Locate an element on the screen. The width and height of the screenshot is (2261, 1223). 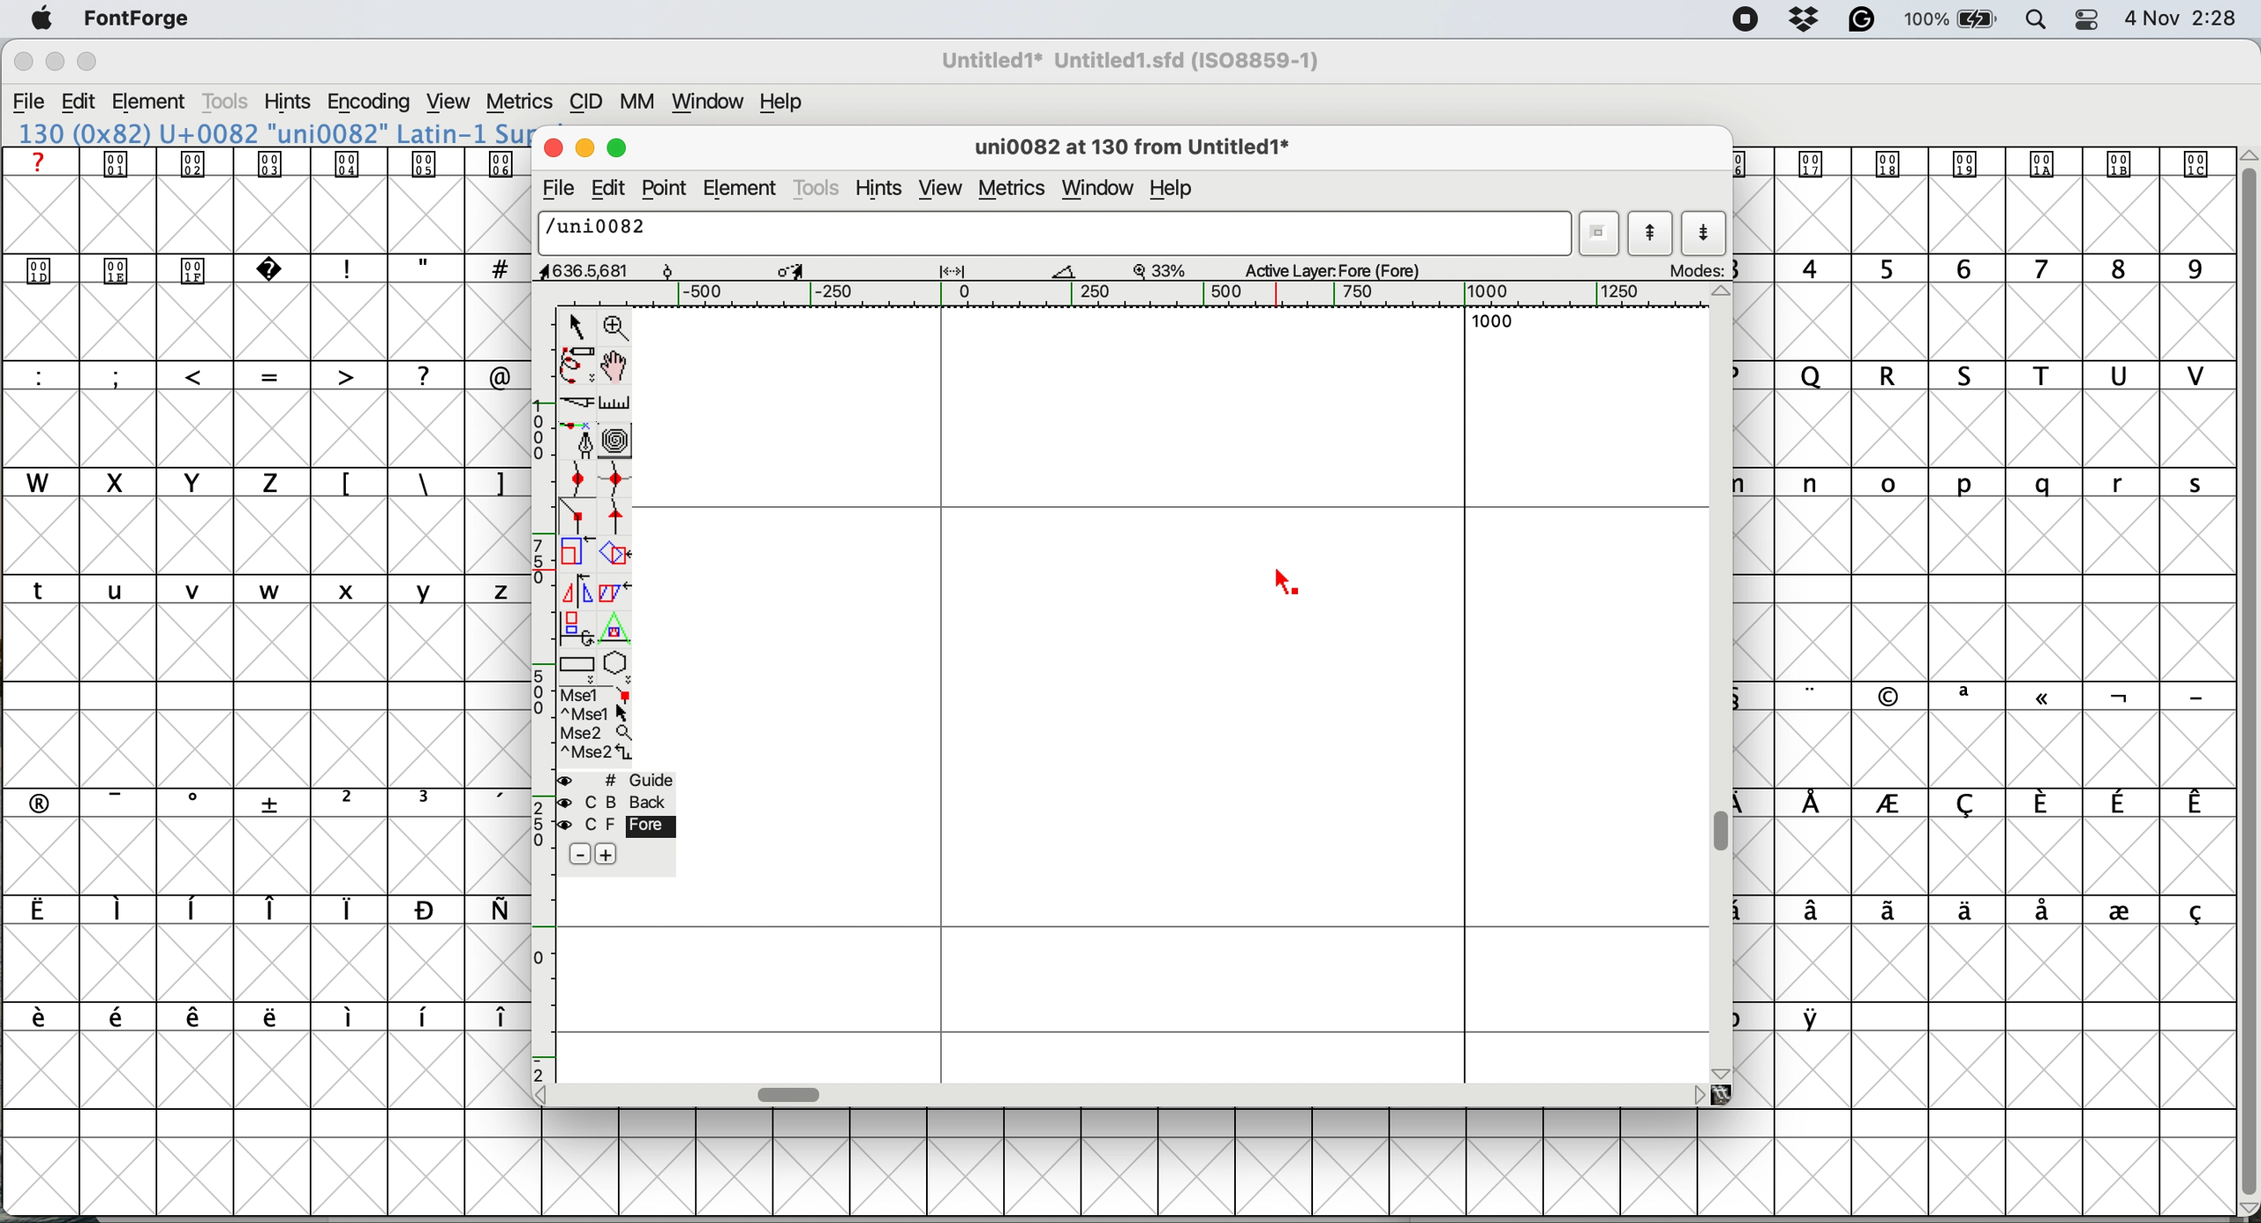
cut splines in two is located at coordinates (581, 403).